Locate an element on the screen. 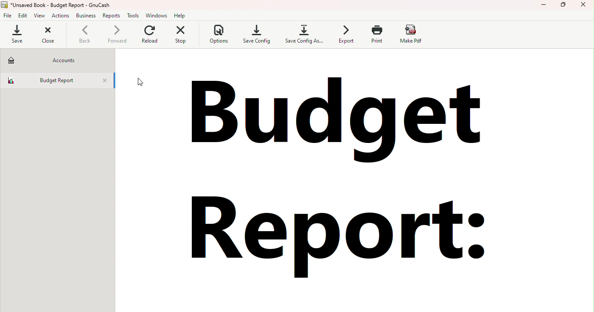 This screenshot has width=594, height=312. Stop is located at coordinates (182, 36).